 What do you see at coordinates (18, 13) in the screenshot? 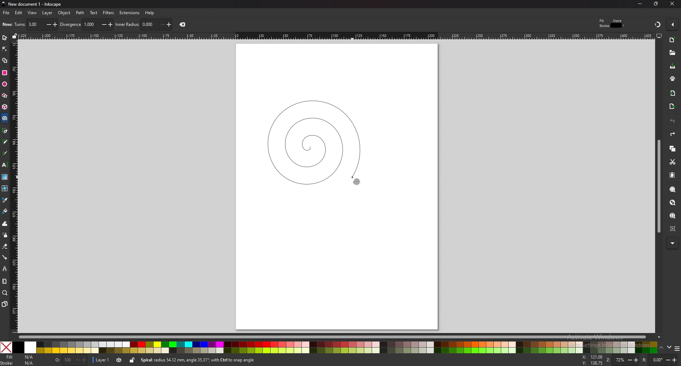
I see `edit` at bounding box center [18, 13].